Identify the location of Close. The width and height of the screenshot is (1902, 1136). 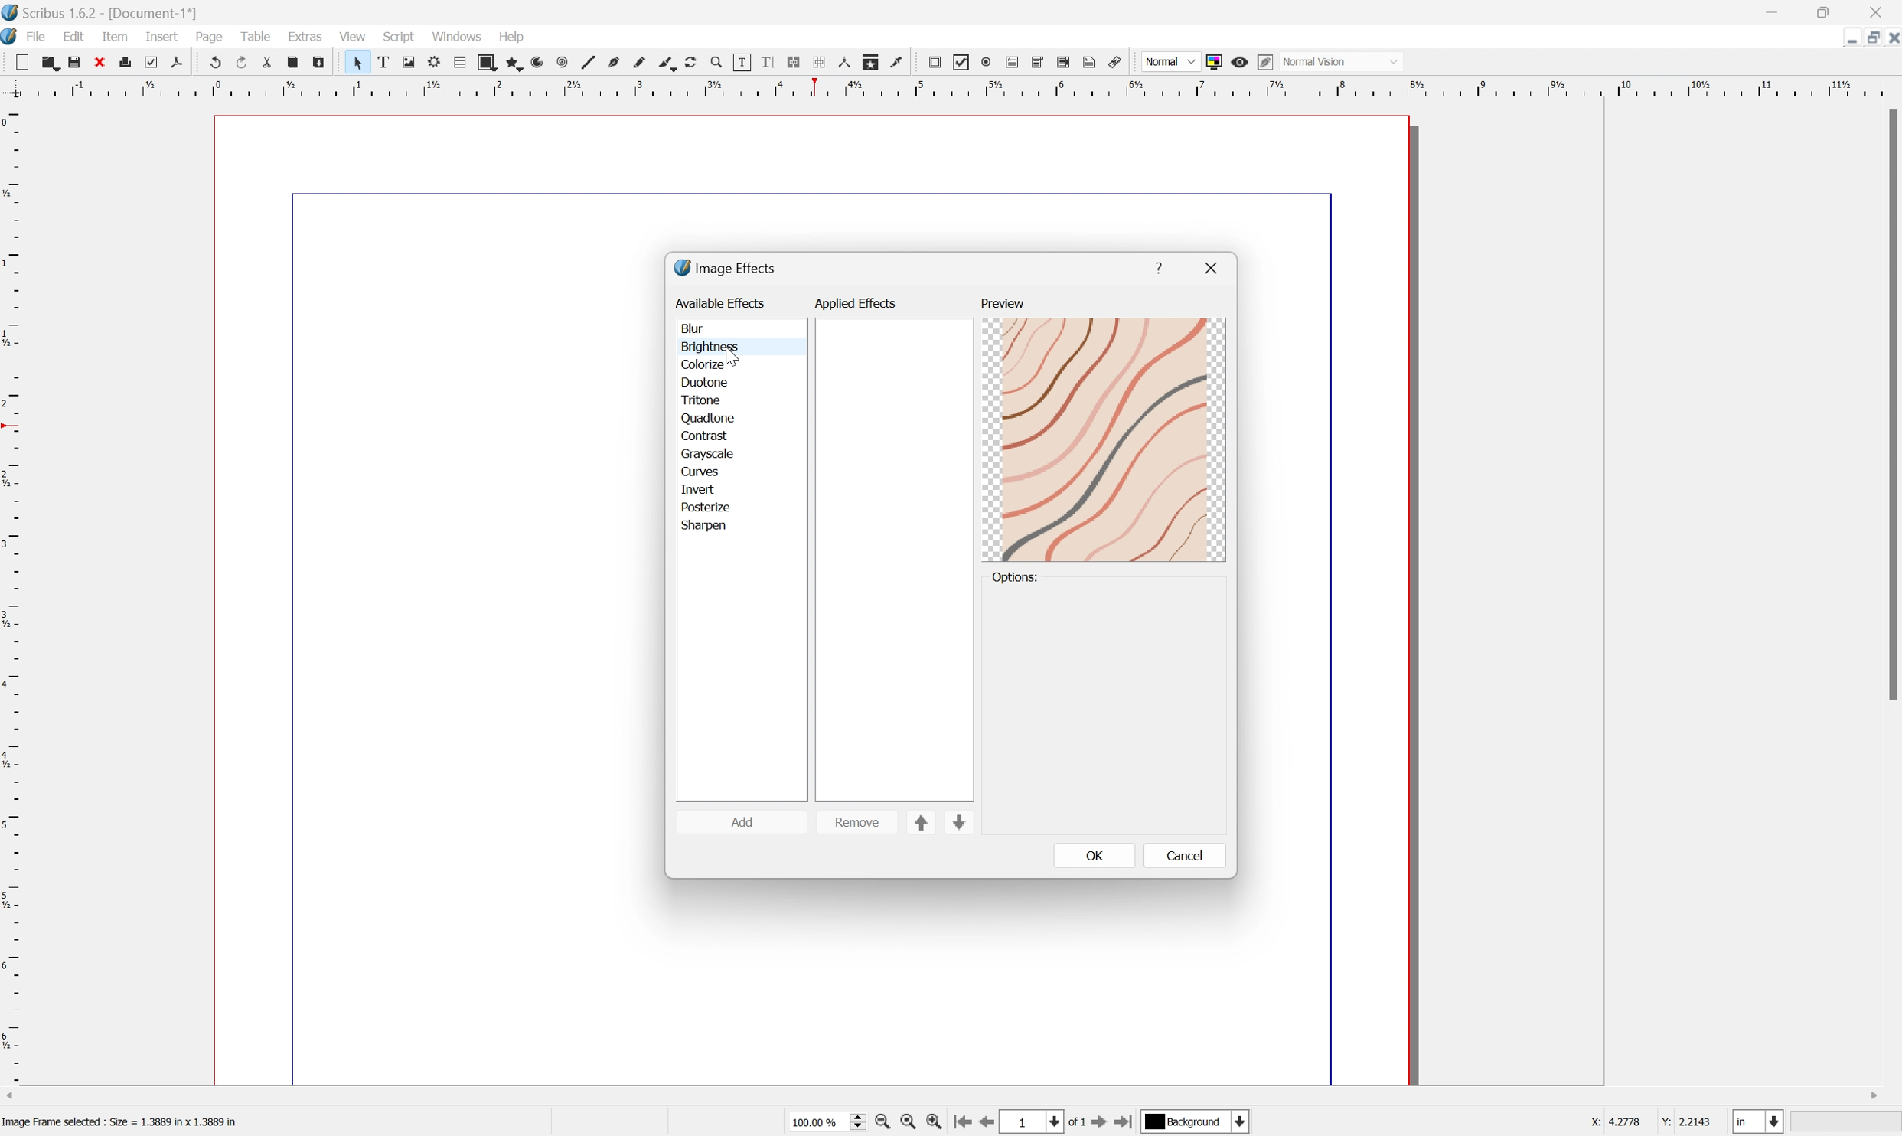
(1890, 40).